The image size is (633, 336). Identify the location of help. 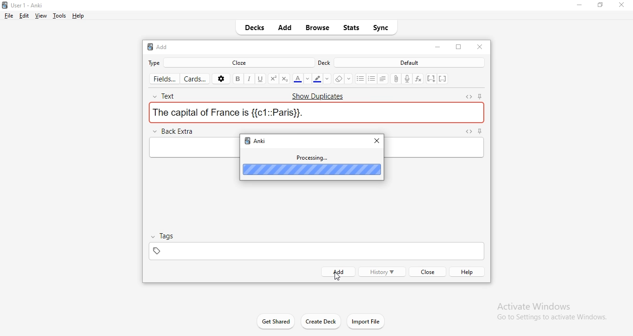
(79, 16).